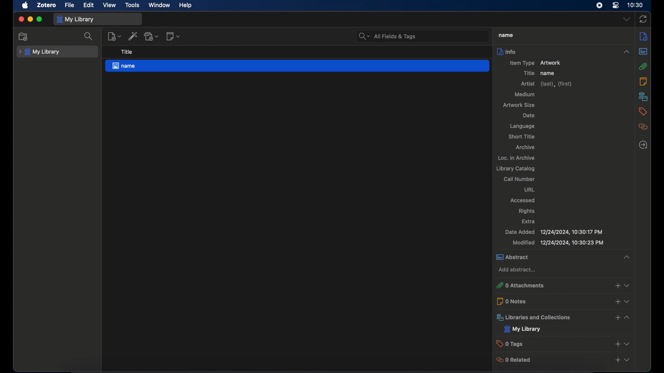 Image resolution: width=664 pixels, height=373 pixels. Describe the element at coordinates (520, 105) in the screenshot. I see `artwork size` at that location.